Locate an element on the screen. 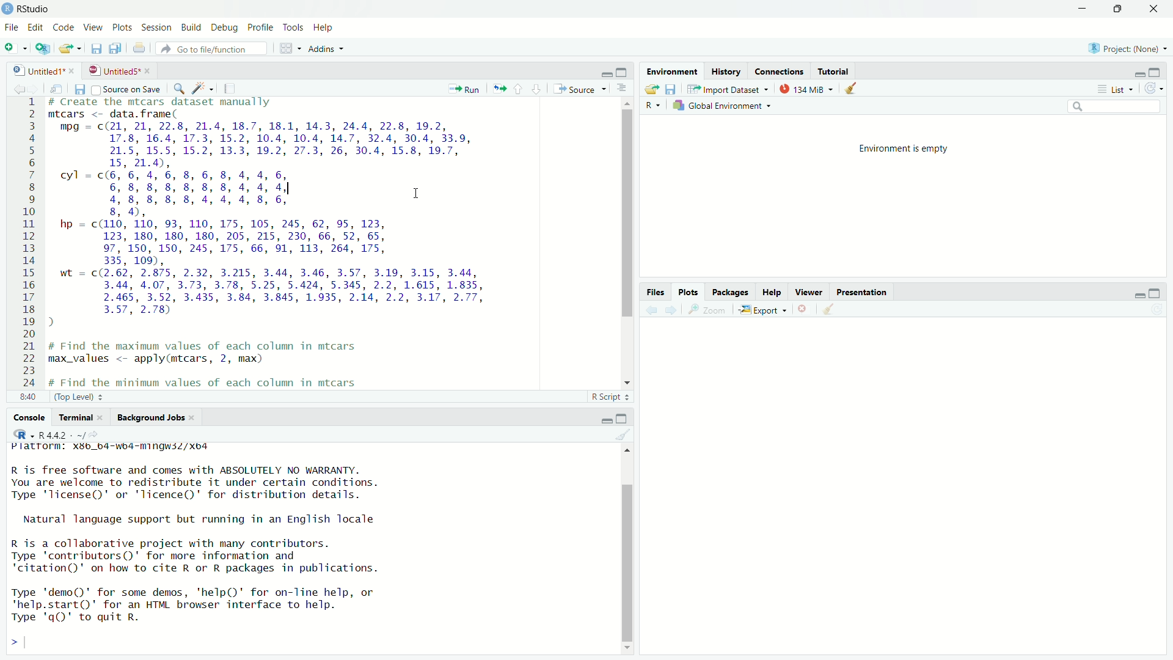 Image resolution: width=1173 pixels, height=660 pixels. back is located at coordinates (652, 308).